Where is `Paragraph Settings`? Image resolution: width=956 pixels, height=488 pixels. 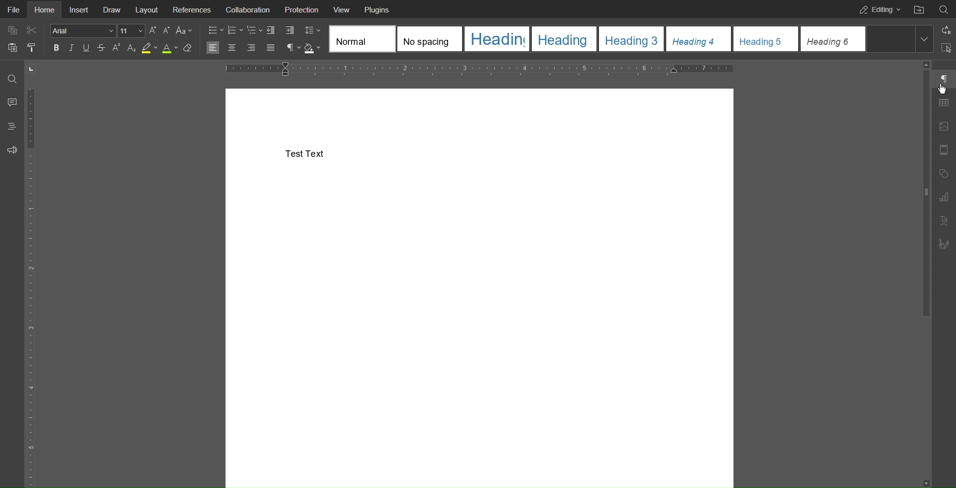 Paragraph Settings is located at coordinates (944, 78).